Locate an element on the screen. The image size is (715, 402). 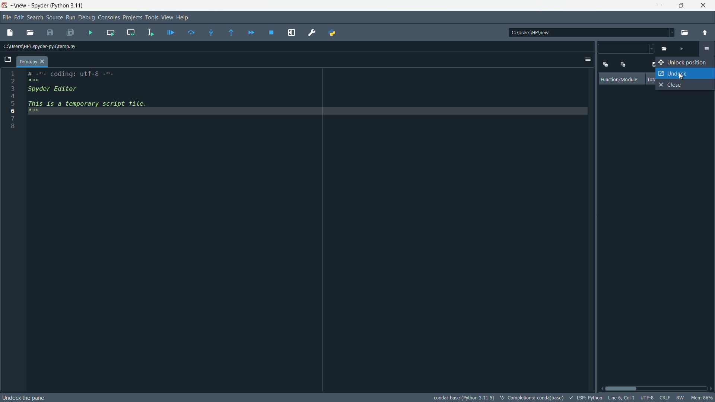
unlock position is located at coordinates (683, 62).